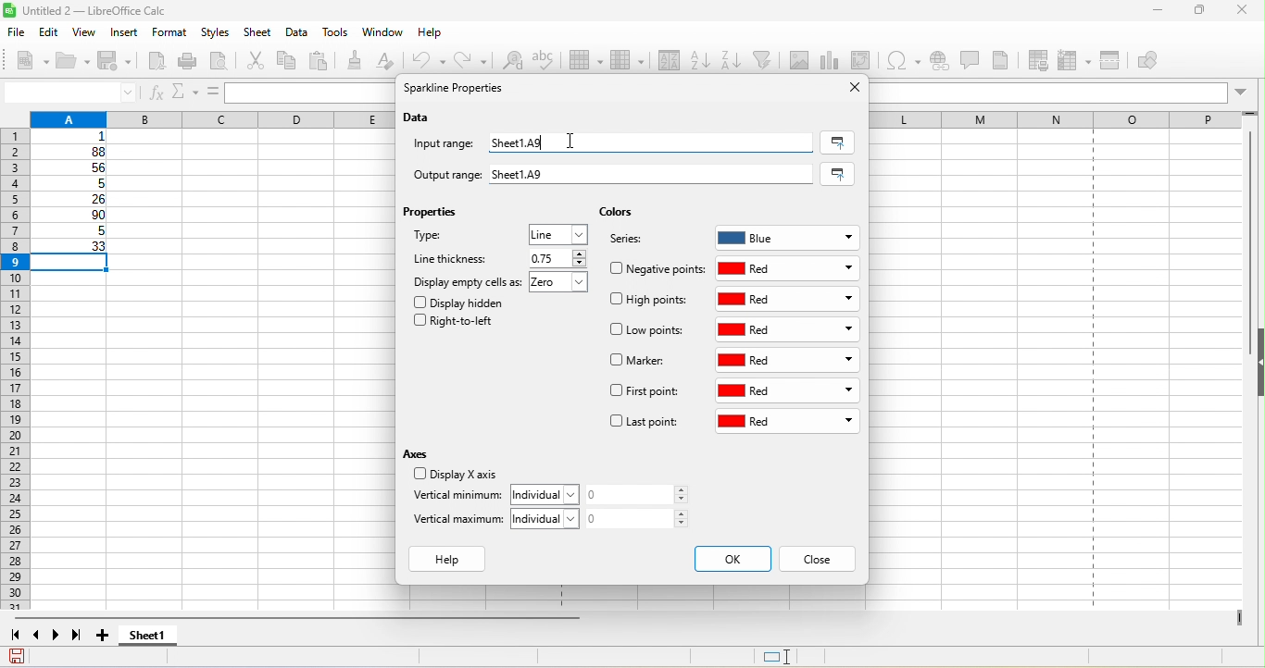  I want to click on red, so click(787, 423).